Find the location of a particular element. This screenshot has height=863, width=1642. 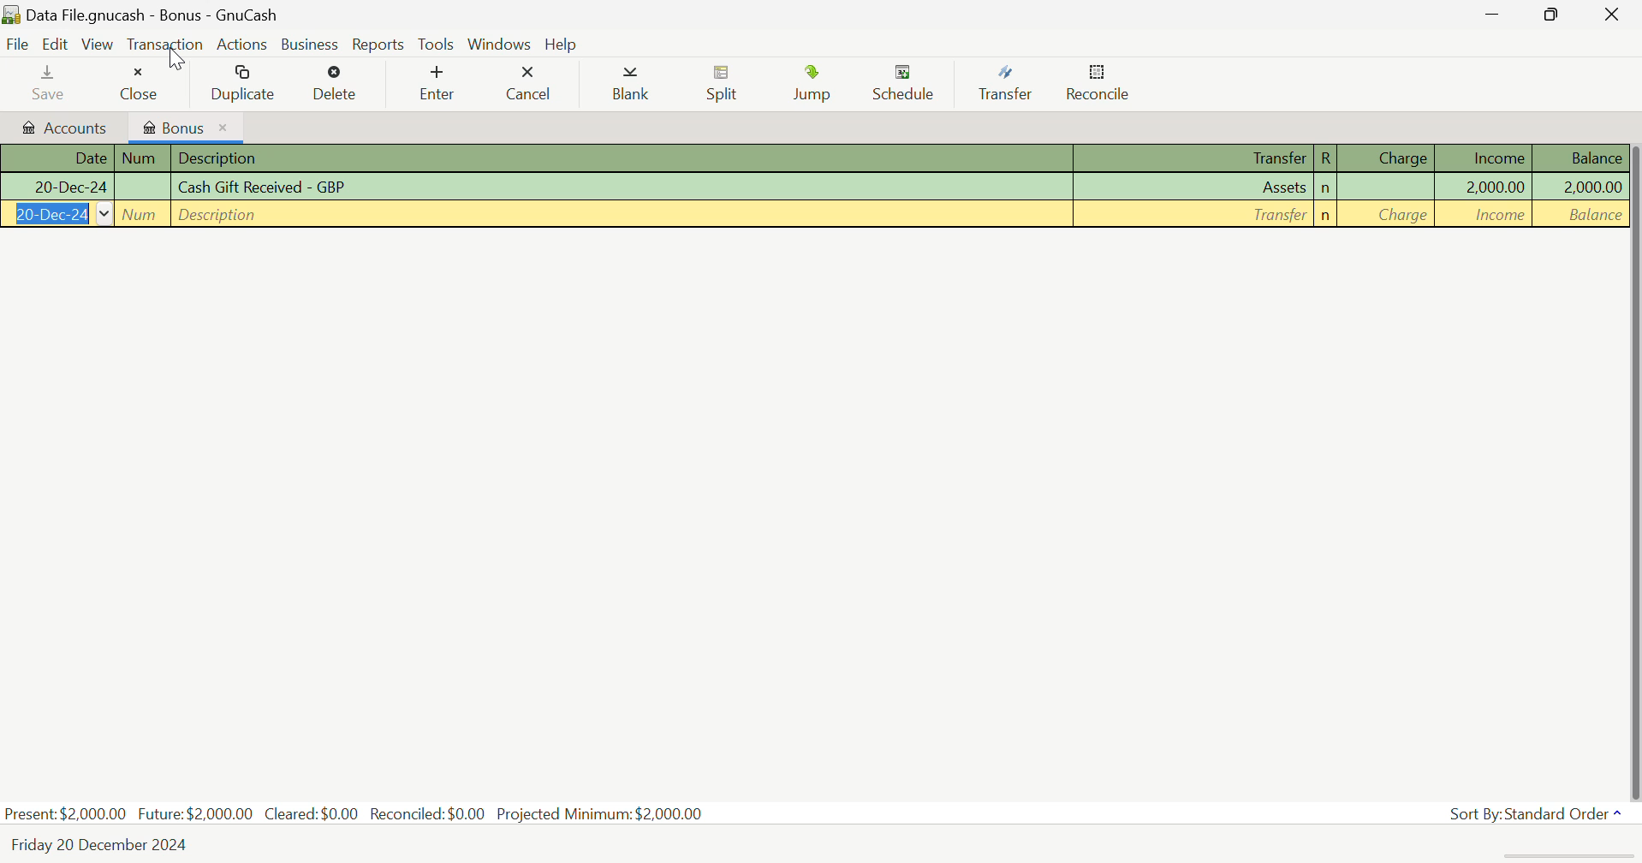

Date is located at coordinates (57, 215).